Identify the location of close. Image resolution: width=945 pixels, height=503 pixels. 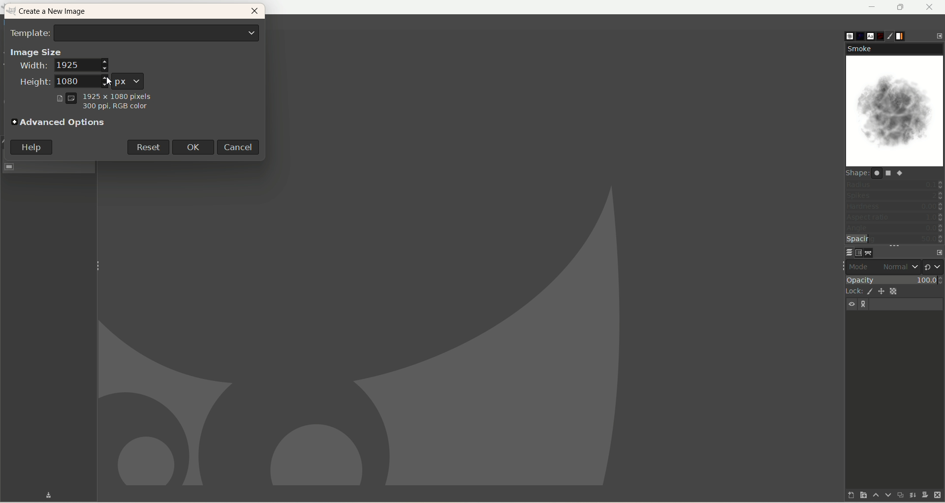
(930, 7).